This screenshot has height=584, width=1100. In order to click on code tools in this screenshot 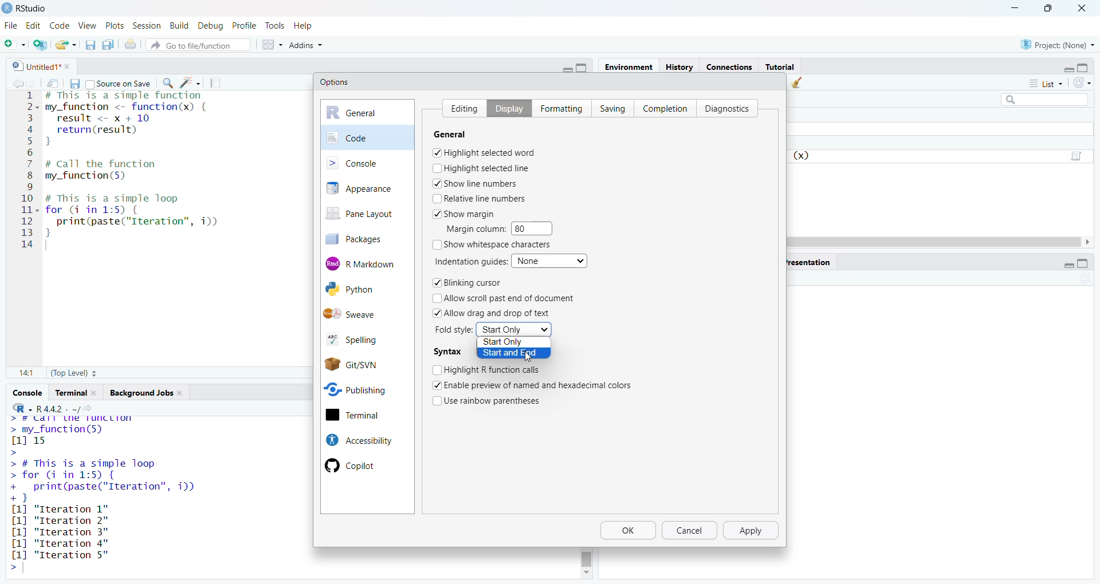, I will do `click(191, 82)`.